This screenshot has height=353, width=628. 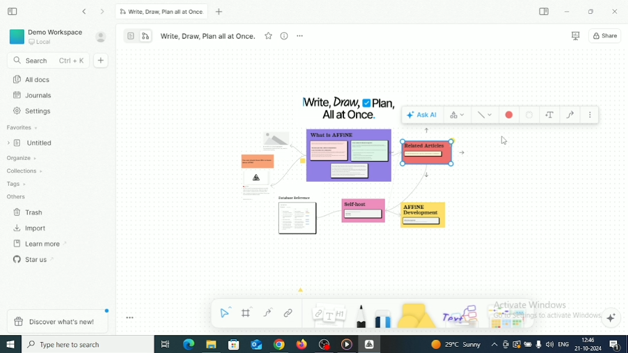 I want to click on Discover what's new!, so click(x=56, y=321).